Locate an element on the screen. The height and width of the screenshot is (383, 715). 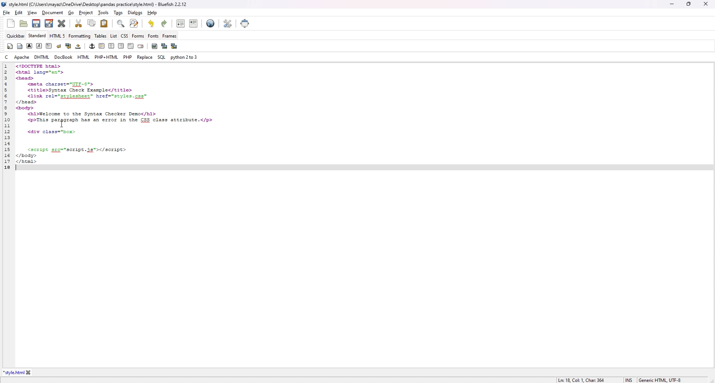
advanced find and replace is located at coordinates (134, 23).